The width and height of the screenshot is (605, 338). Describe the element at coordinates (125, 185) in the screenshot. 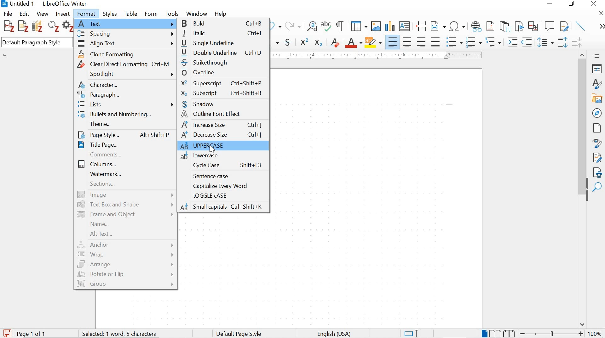

I see `sections` at that location.